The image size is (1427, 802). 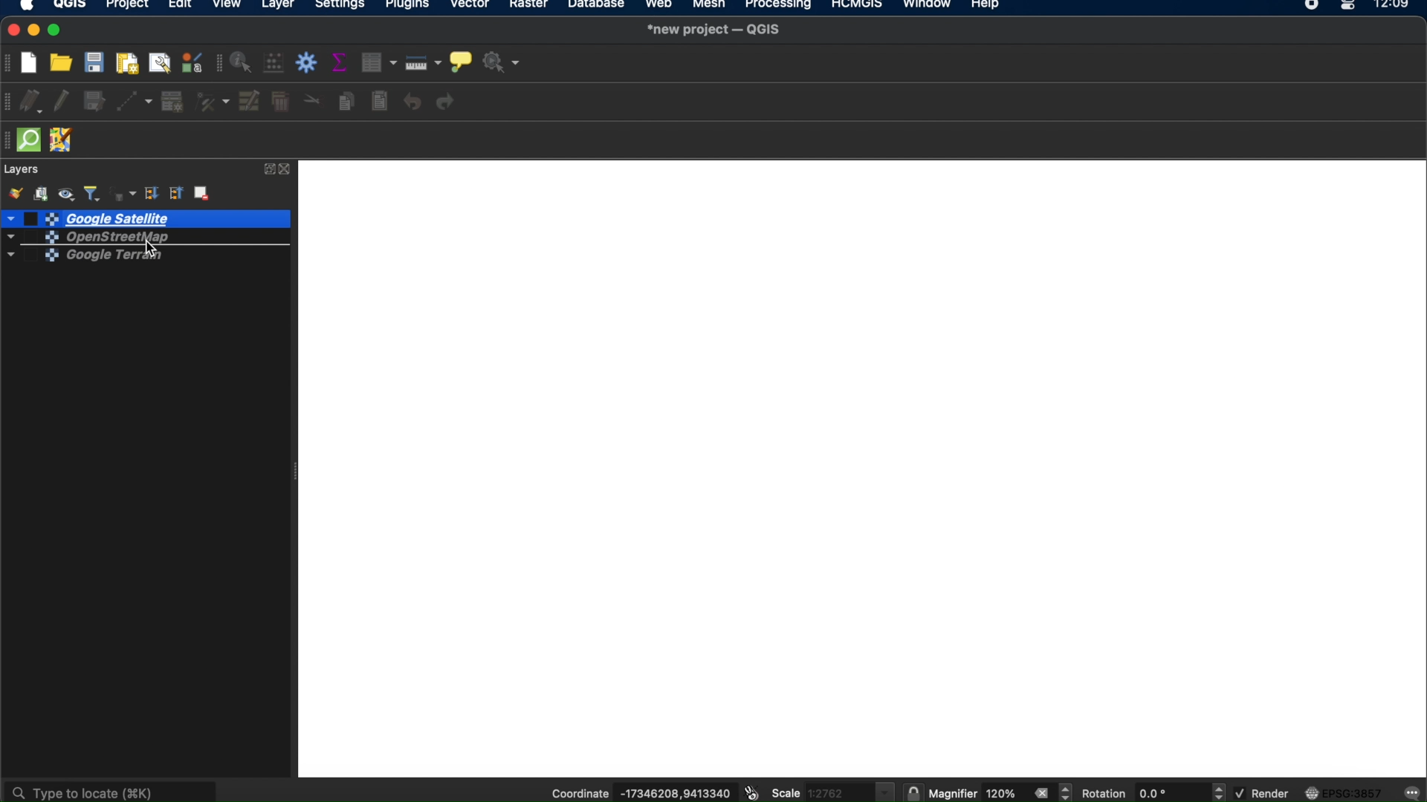 I want to click on filter legend by expression, so click(x=122, y=192).